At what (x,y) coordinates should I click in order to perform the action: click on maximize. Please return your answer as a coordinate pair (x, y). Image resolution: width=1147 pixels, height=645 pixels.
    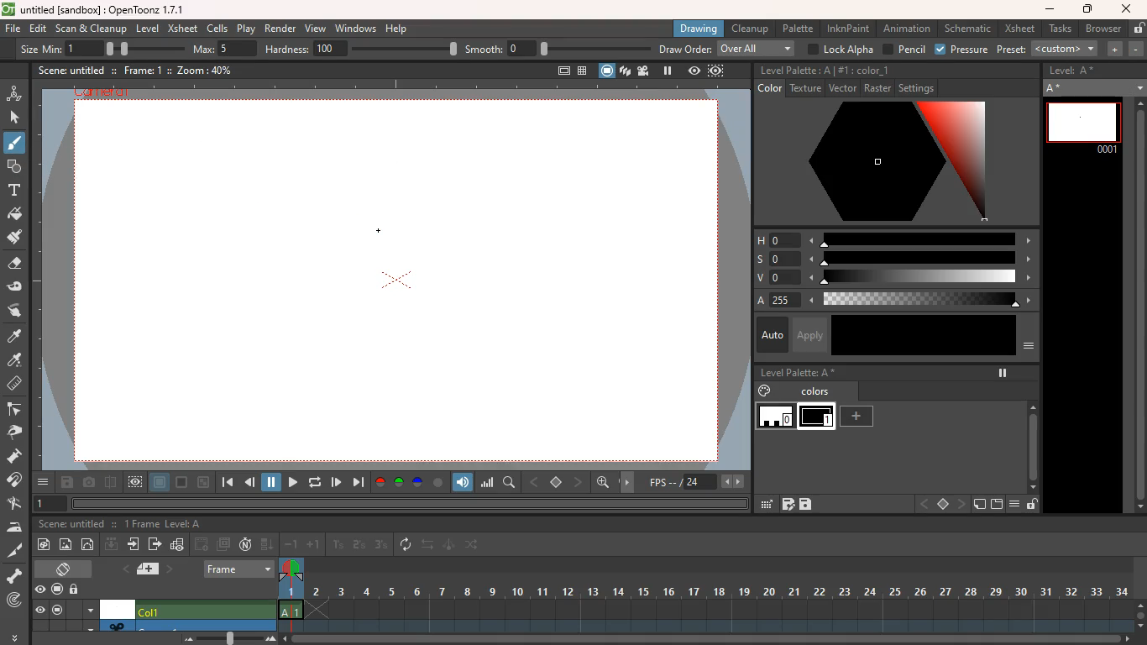
    Looking at the image, I should click on (1089, 9).